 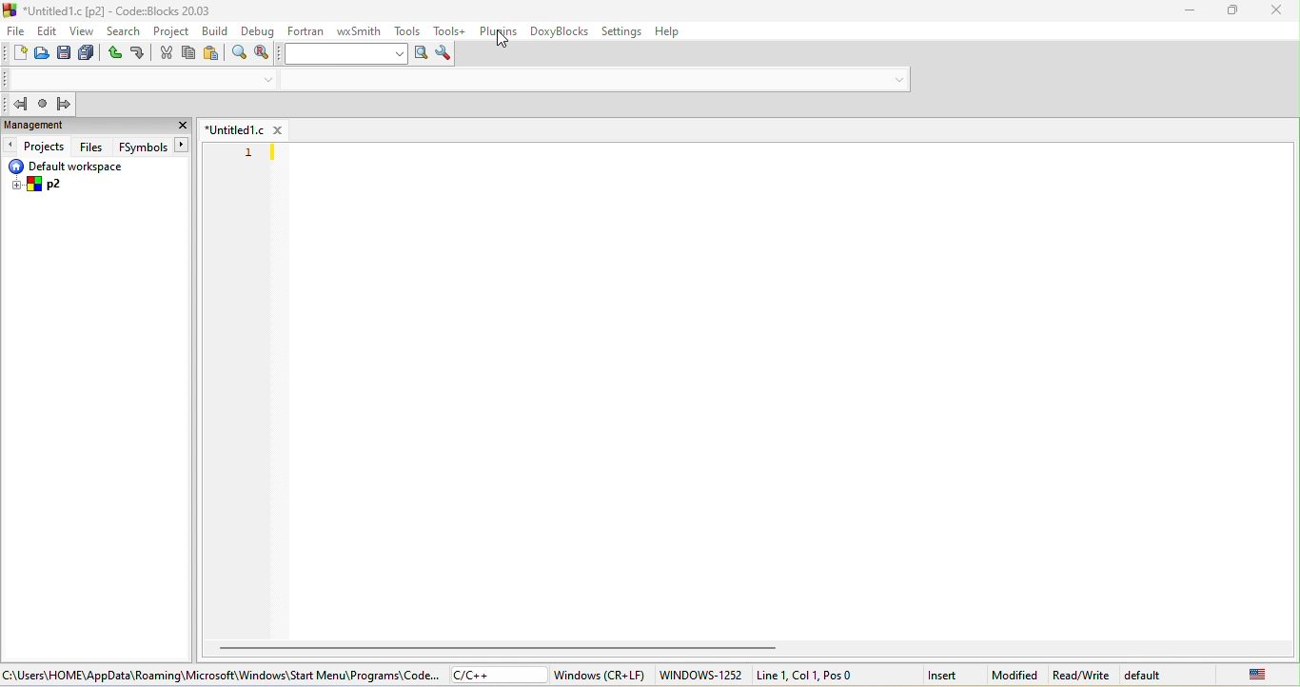 What do you see at coordinates (444, 57) in the screenshot?
I see `show option window` at bounding box center [444, 57].